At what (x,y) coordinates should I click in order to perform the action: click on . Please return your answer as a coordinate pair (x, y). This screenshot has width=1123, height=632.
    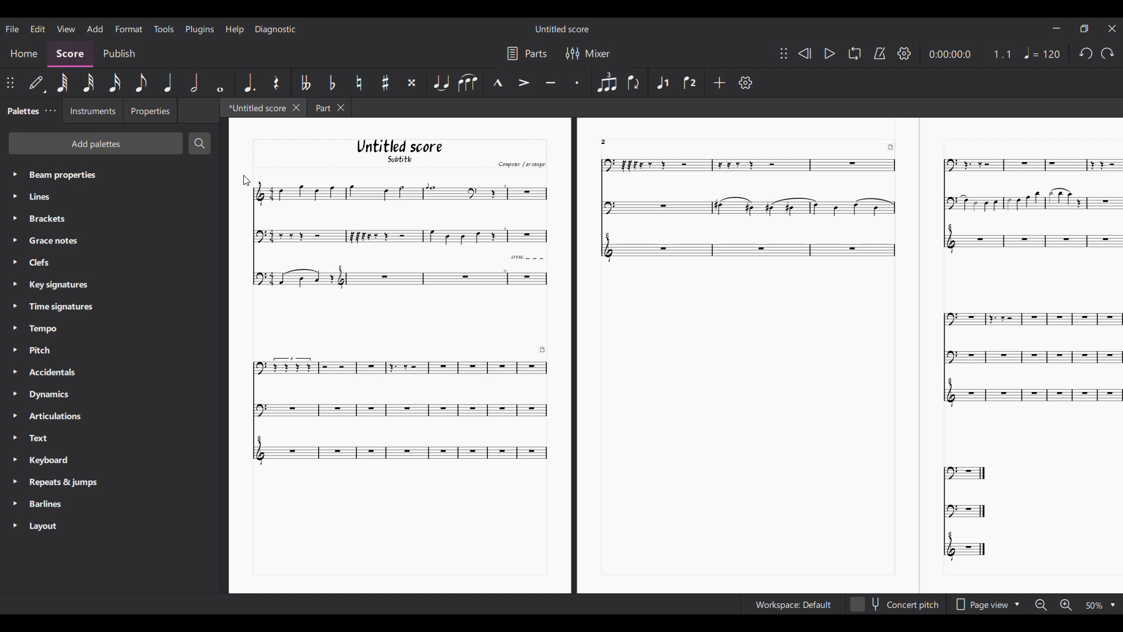
    Looking at the image, I should click on (1032, 237).